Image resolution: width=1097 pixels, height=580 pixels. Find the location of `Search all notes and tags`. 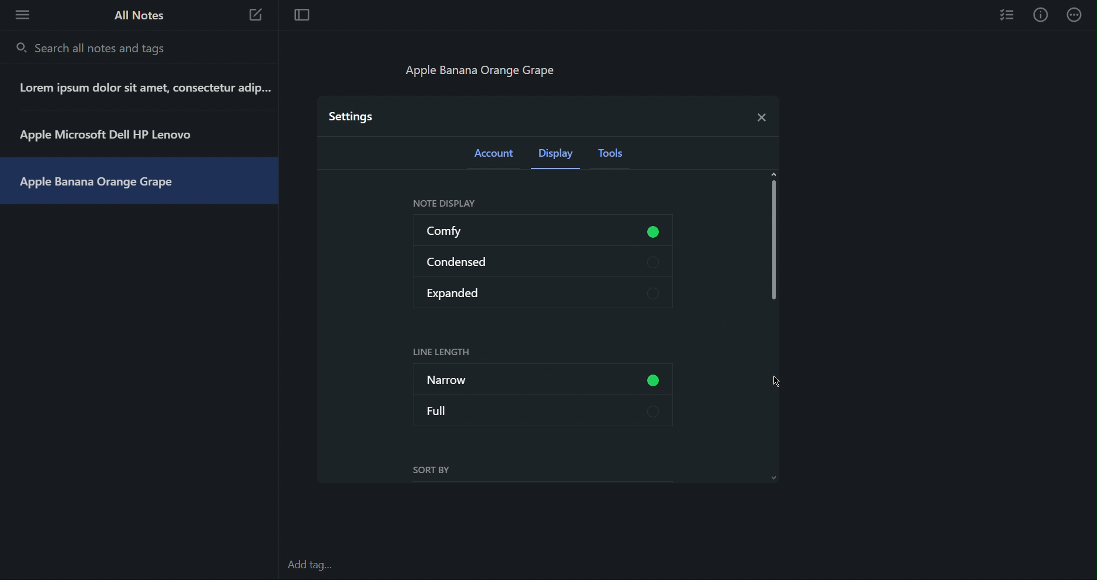

Search all notes and tags is located at coordinates (94, 48).